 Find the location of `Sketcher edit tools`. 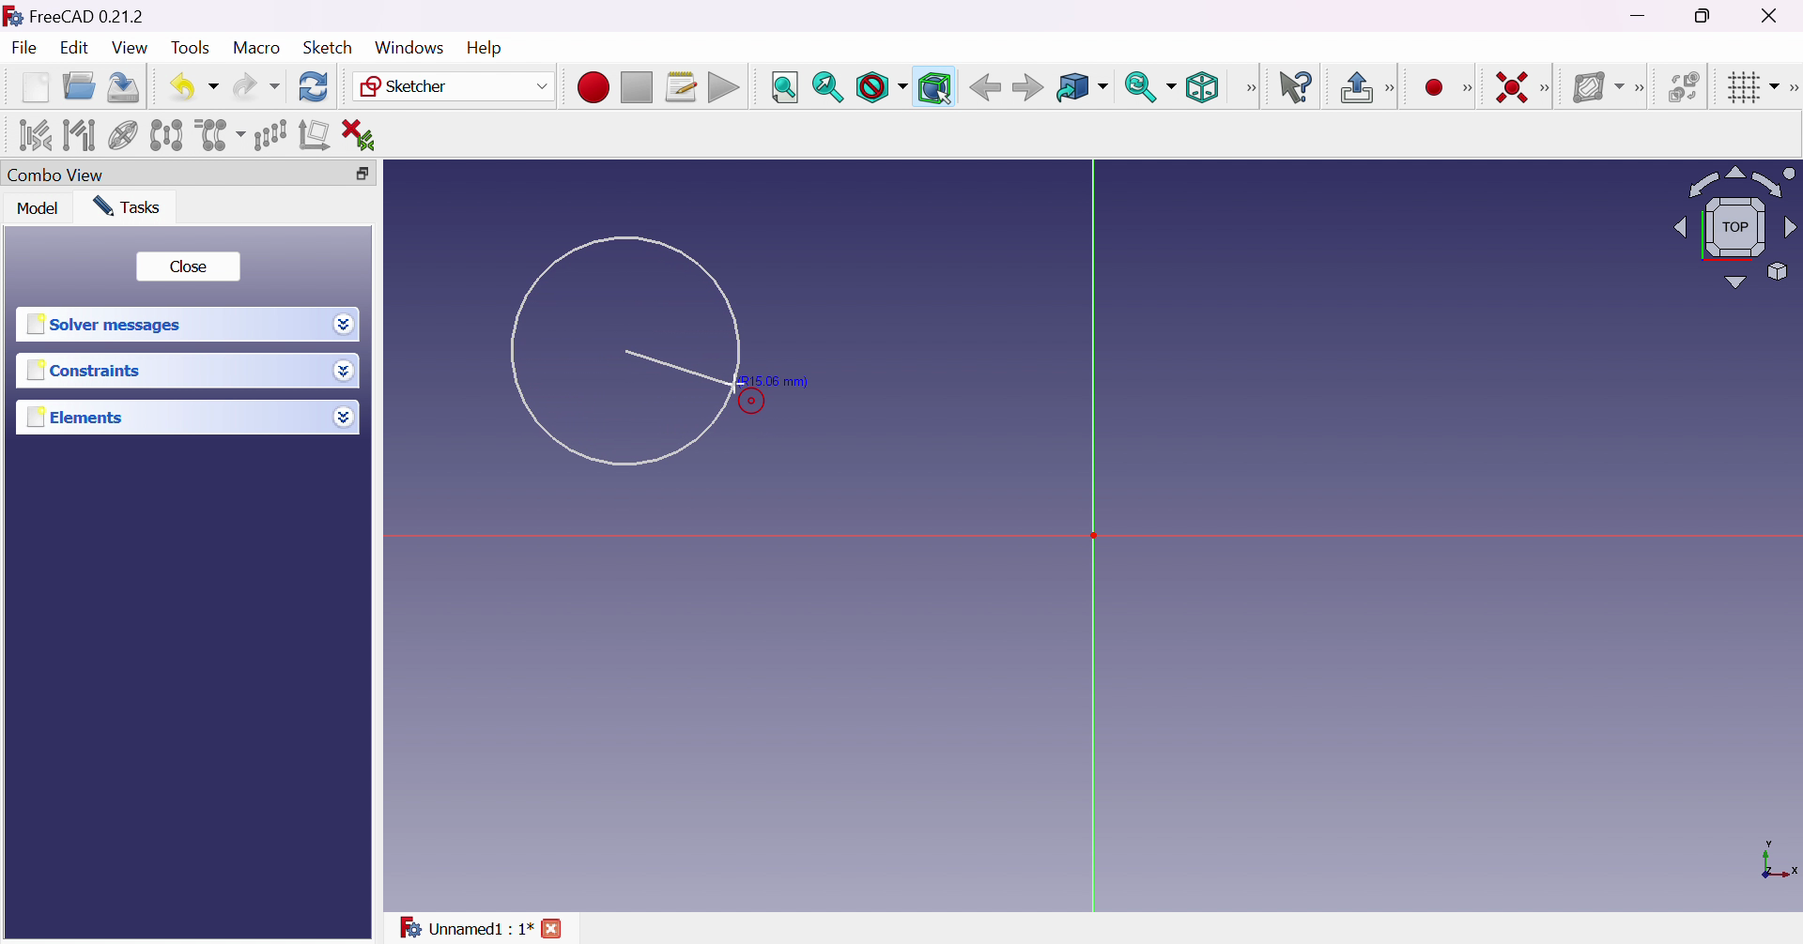

Sketcher edit tools is located at coordinates (1792, 88).